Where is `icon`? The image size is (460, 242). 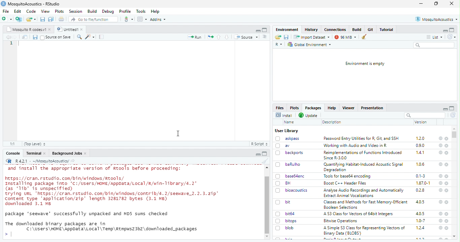 icon is located at coordinates (210, 37).